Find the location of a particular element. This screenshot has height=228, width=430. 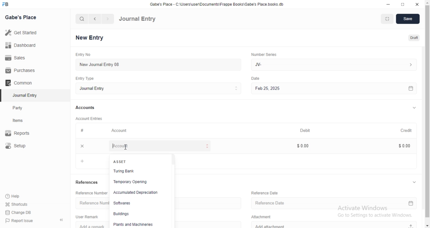

ASSET is located at coordinates (119, 161).